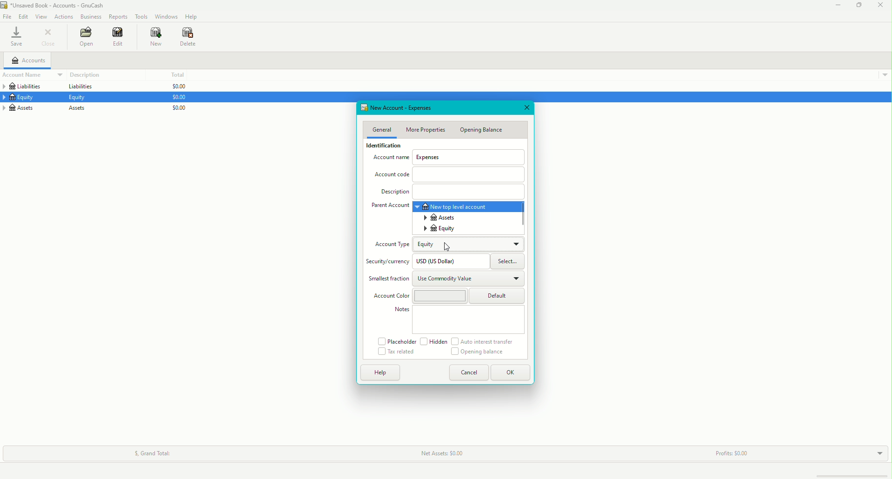  What do you see at coordinates (732, 452) in the screenshot?
I see `Profits` at bounding box center [732, 452].